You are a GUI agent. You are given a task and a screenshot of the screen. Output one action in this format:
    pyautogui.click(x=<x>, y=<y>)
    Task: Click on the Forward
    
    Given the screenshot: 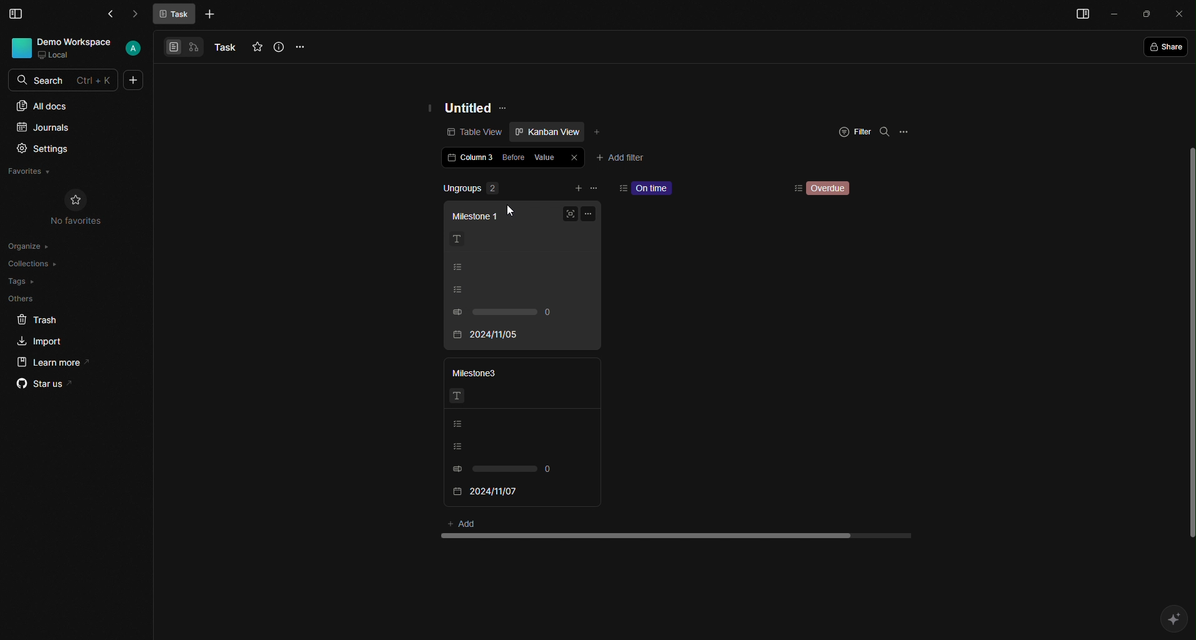 What is the action you would take?
    pyautogui.click(x=134, y=14)
    